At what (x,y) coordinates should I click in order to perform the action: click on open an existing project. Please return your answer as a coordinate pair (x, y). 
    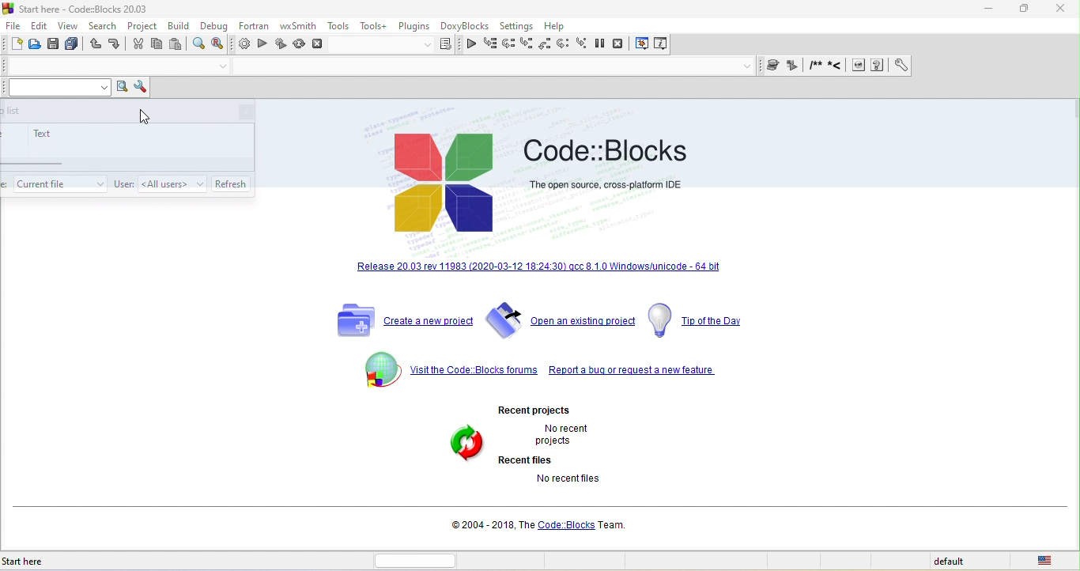
    Looking at the image, I should click on (561, 323).